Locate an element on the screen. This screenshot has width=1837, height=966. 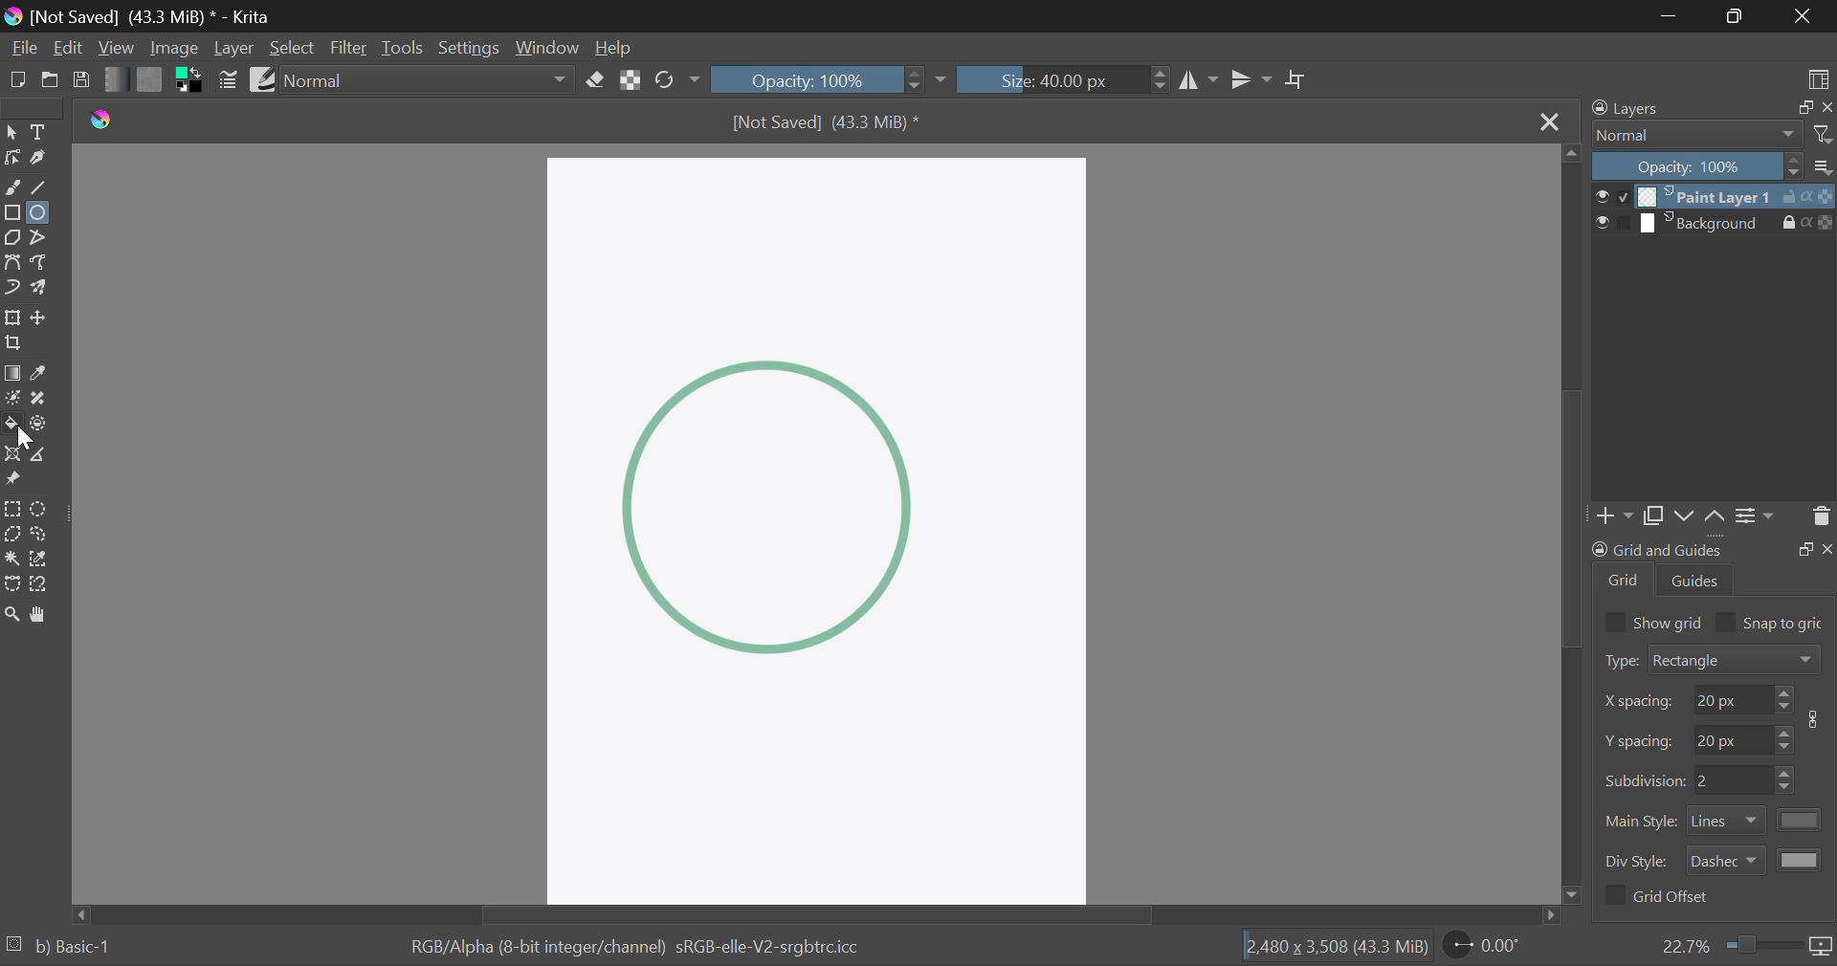
Dynamic Brush is located at coordinates (12, 289).